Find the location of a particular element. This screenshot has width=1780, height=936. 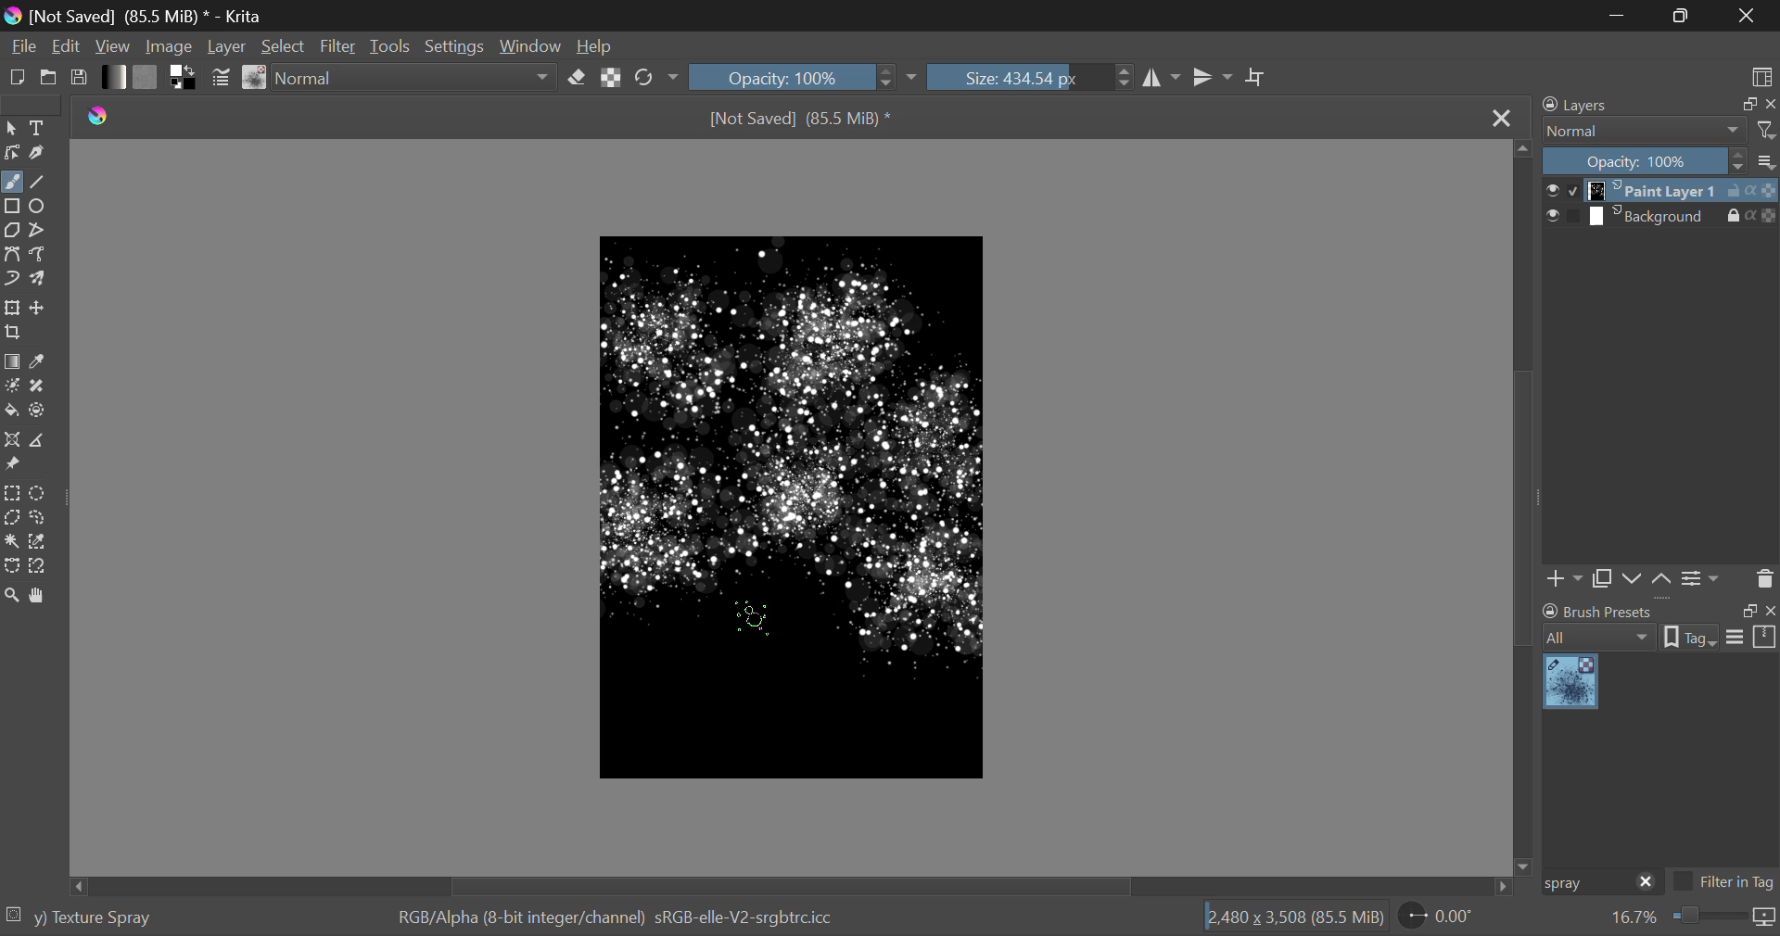

View is located at coordinates (116, 46).